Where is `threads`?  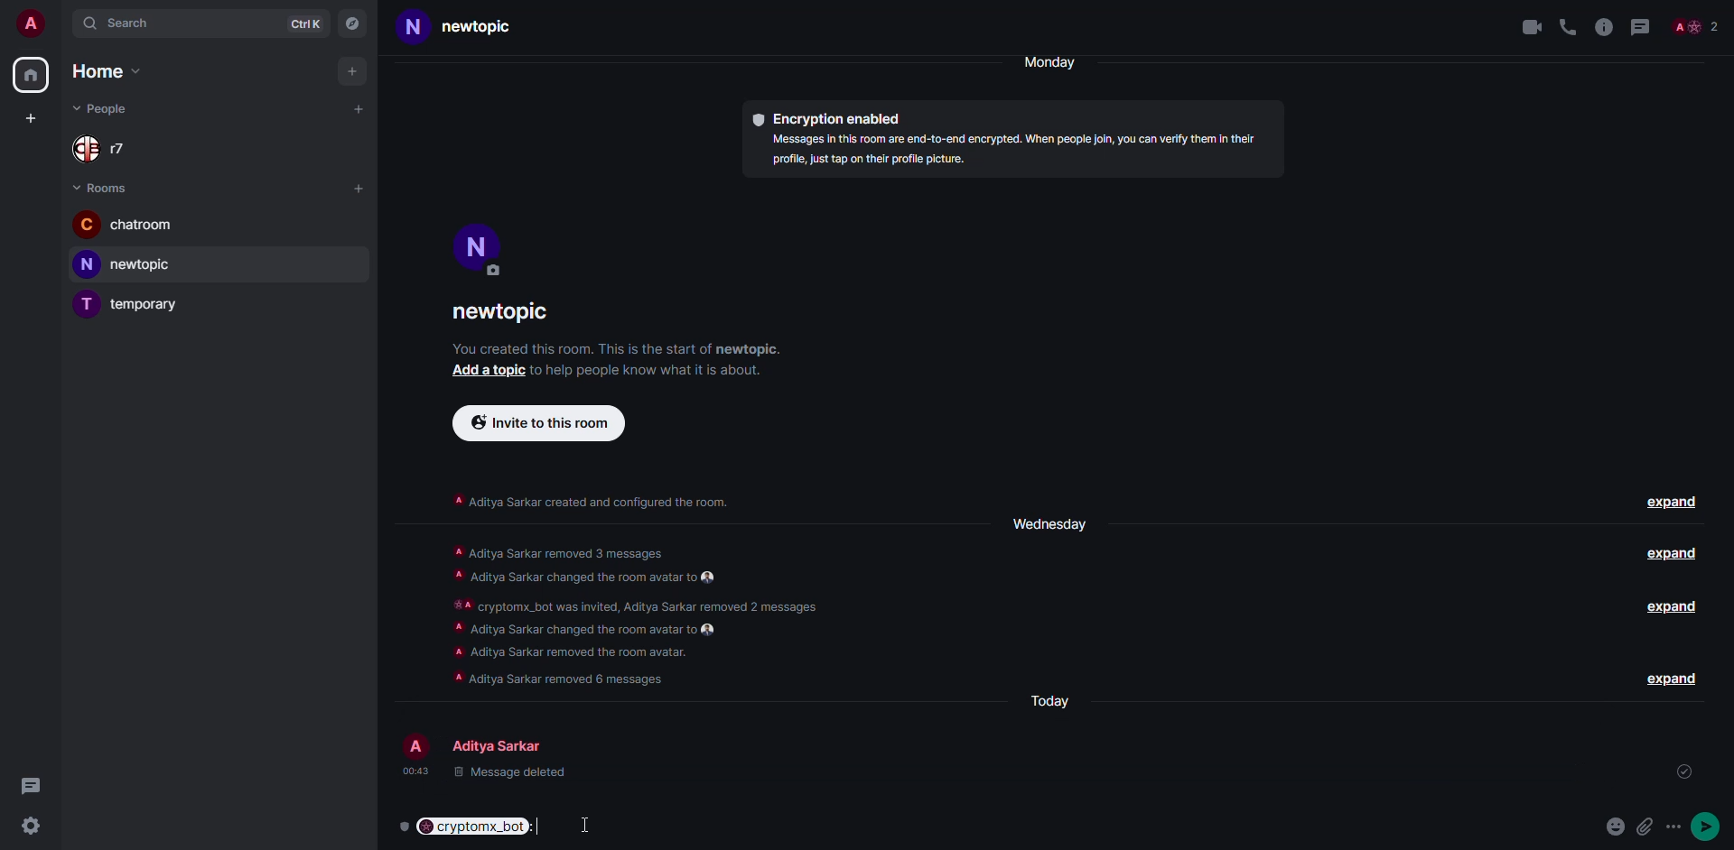 threads is located at coordinates (30, 784).